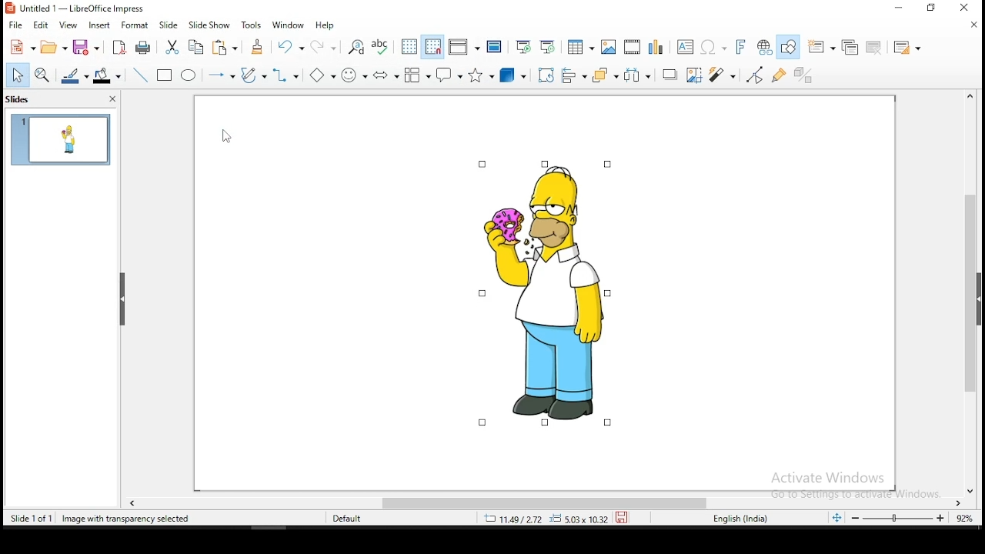 Image resolution: width=985 pixels, height=554 pixels. I want to click on insert special characters, so click(713, 45).